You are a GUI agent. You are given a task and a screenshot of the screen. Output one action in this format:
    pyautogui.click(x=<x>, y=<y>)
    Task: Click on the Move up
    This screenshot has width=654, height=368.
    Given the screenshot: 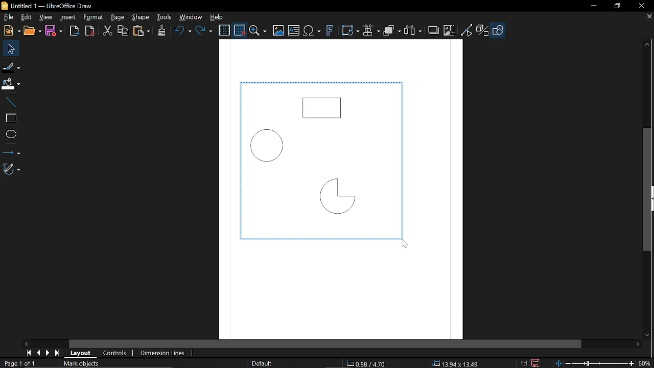 What is the action you would take?
    pyautogui.click(x=648, y=43)
    